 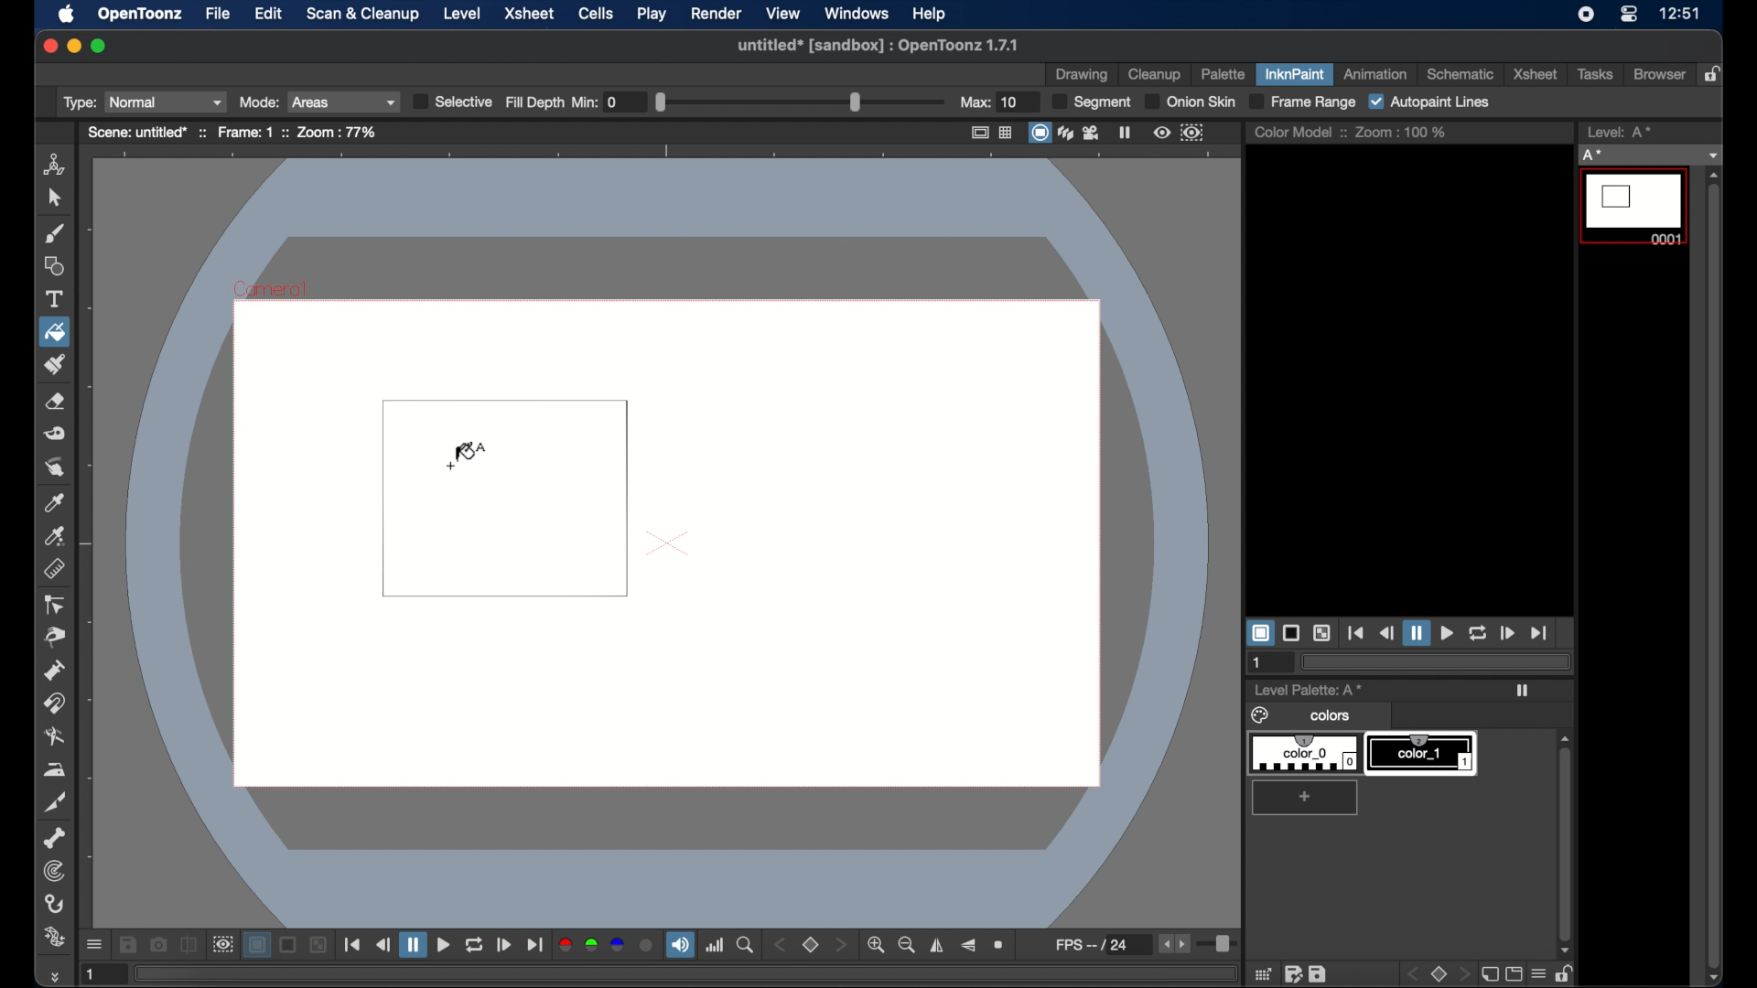 What do you see at coordinates (1514, 973) in the screenshot?
I see `screen` at bounding box center [1514, 973].